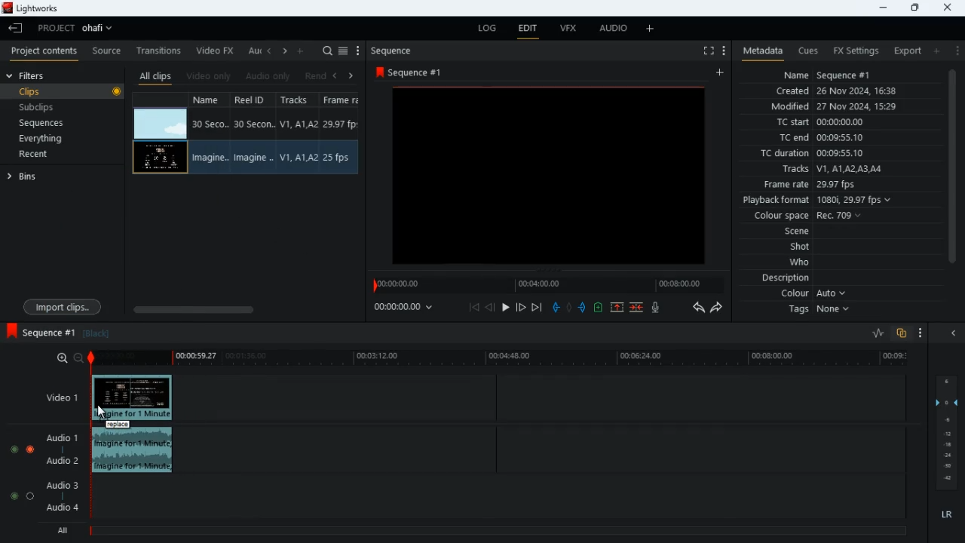 Image resolution: width=965 pixels, height=543 pixels. Describe the element at coordinates (65, 92) in the screenshot. I see `clips` at that location.